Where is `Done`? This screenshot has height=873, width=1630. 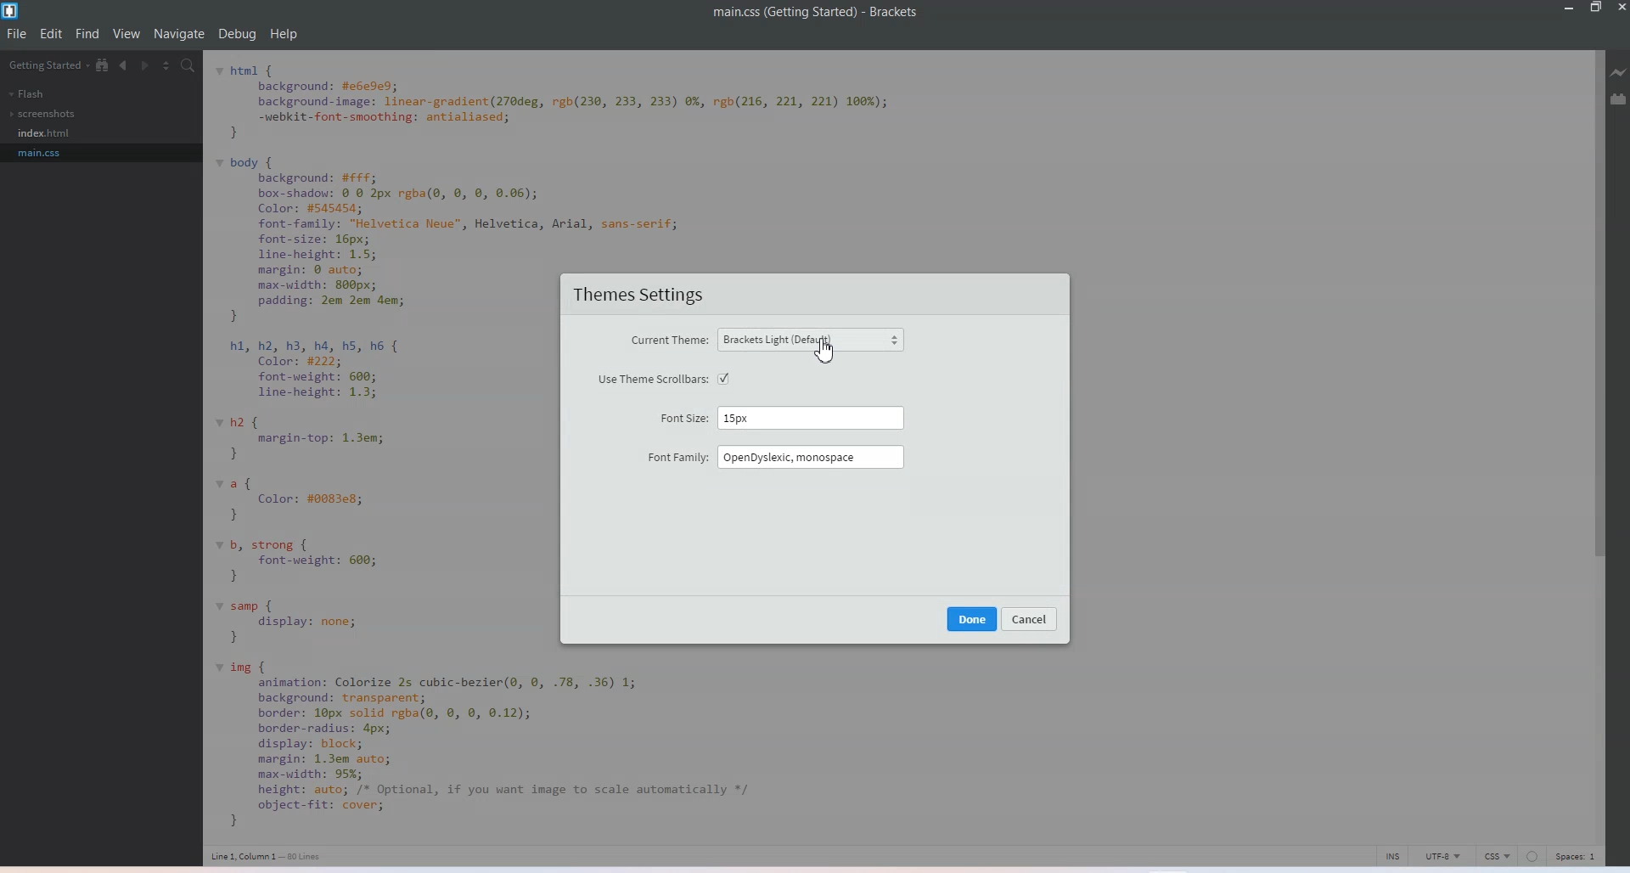 Done is located at coordinates (973, 618).